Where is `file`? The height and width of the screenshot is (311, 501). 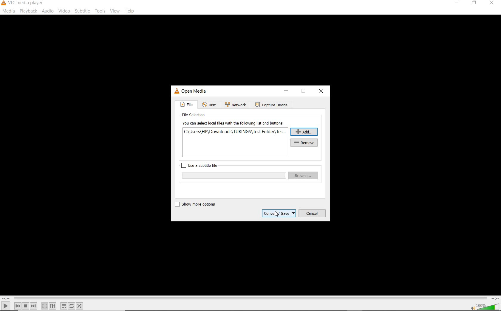 file is located at coordinates (186, 104).